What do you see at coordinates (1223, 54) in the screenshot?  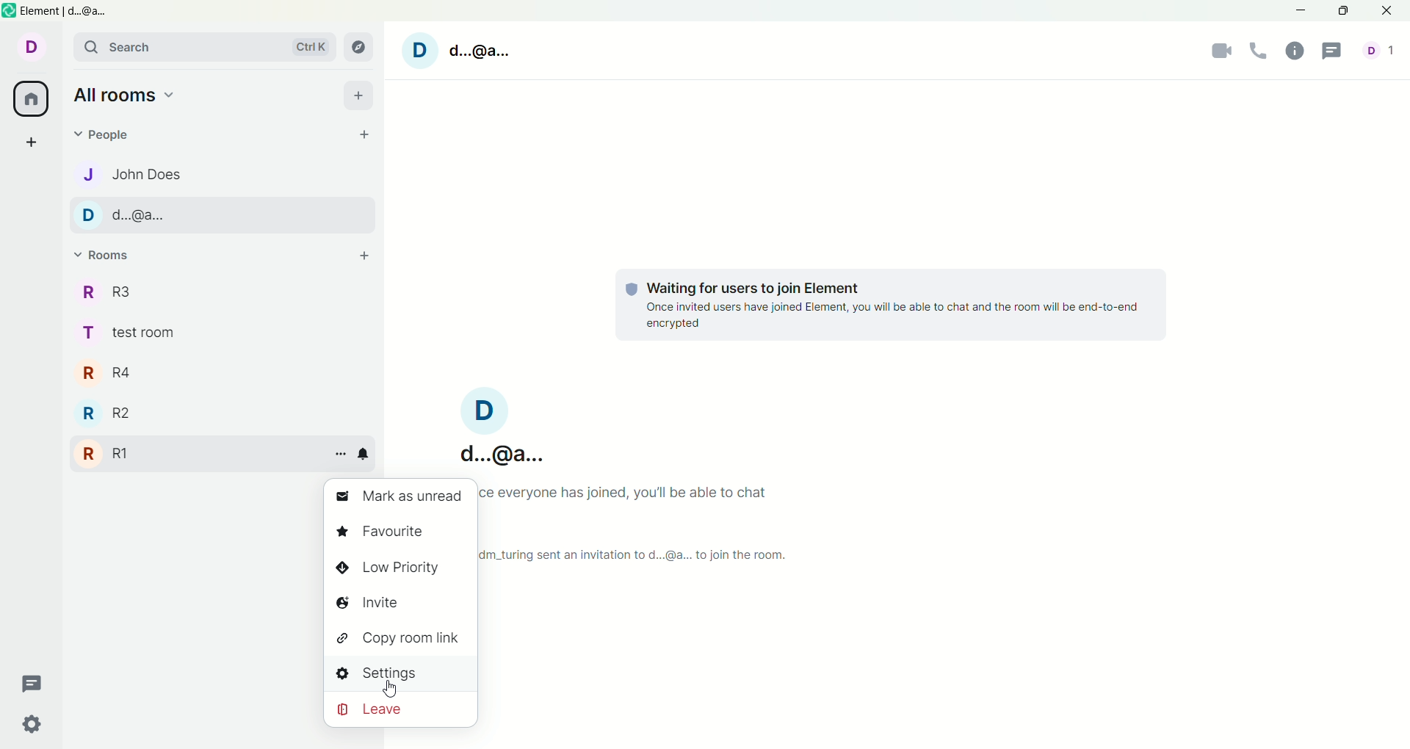 I see `video call` at bounding box center [1223, 54].